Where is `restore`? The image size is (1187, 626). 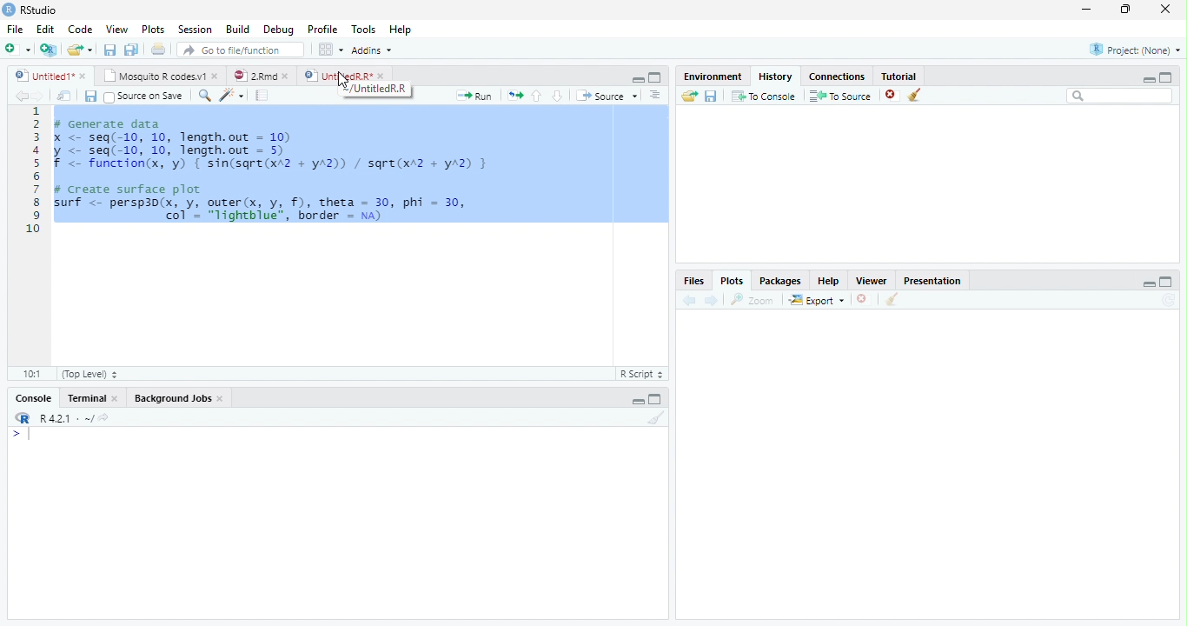
restore is located at coordinates (1125, 9).